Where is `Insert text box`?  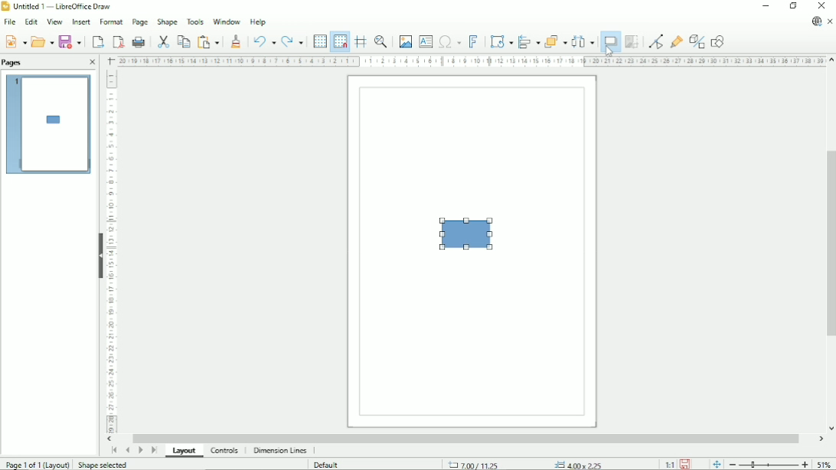 Insert text box is located at coordinates (425, 41).